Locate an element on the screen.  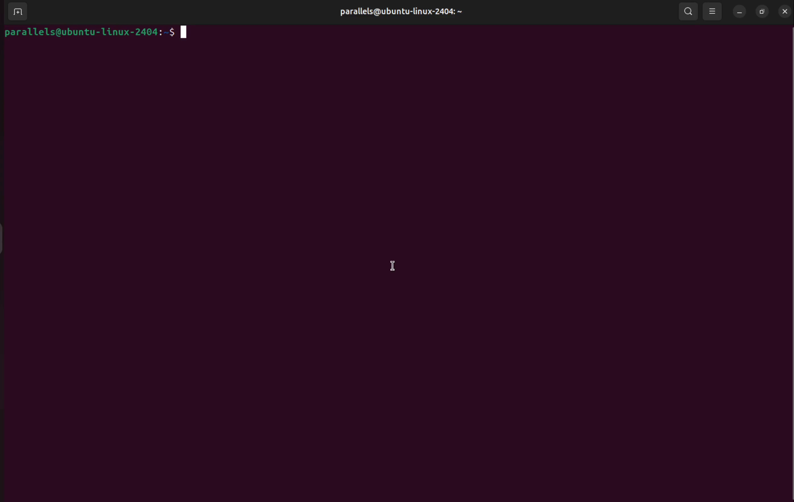
resize is located at coordinates (762, 11).